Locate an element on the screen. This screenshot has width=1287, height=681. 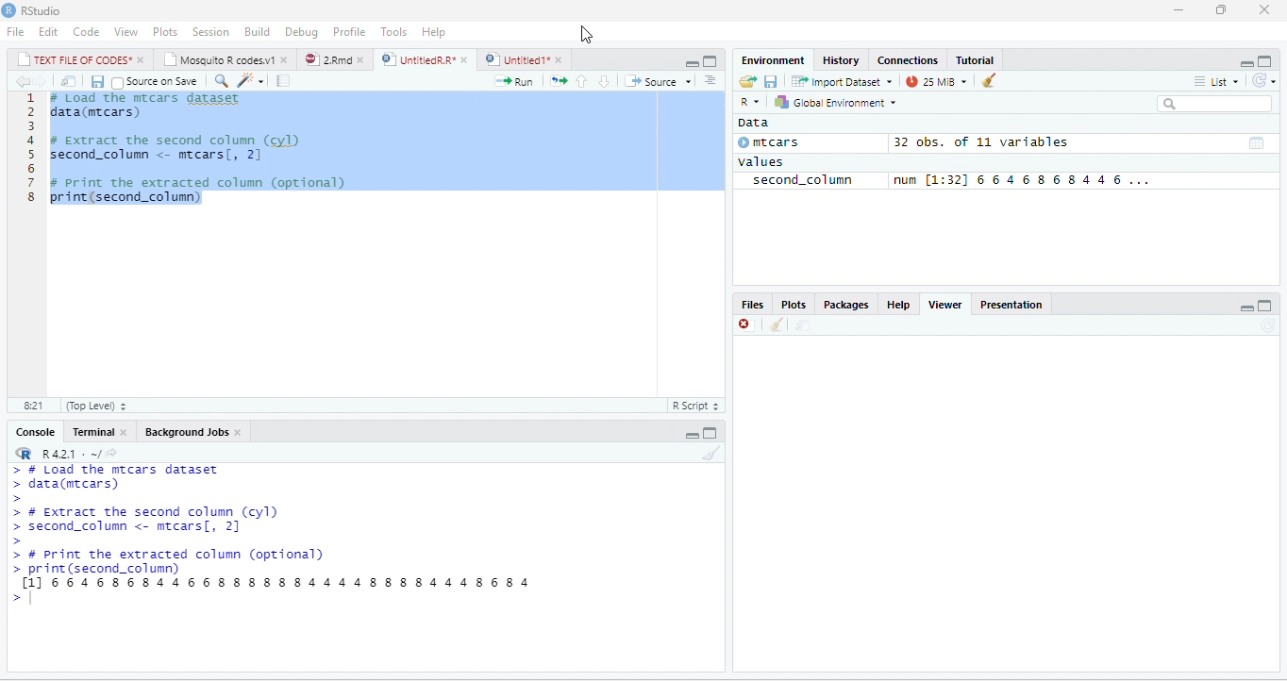
find/replace is located at coordinates (220, 80).